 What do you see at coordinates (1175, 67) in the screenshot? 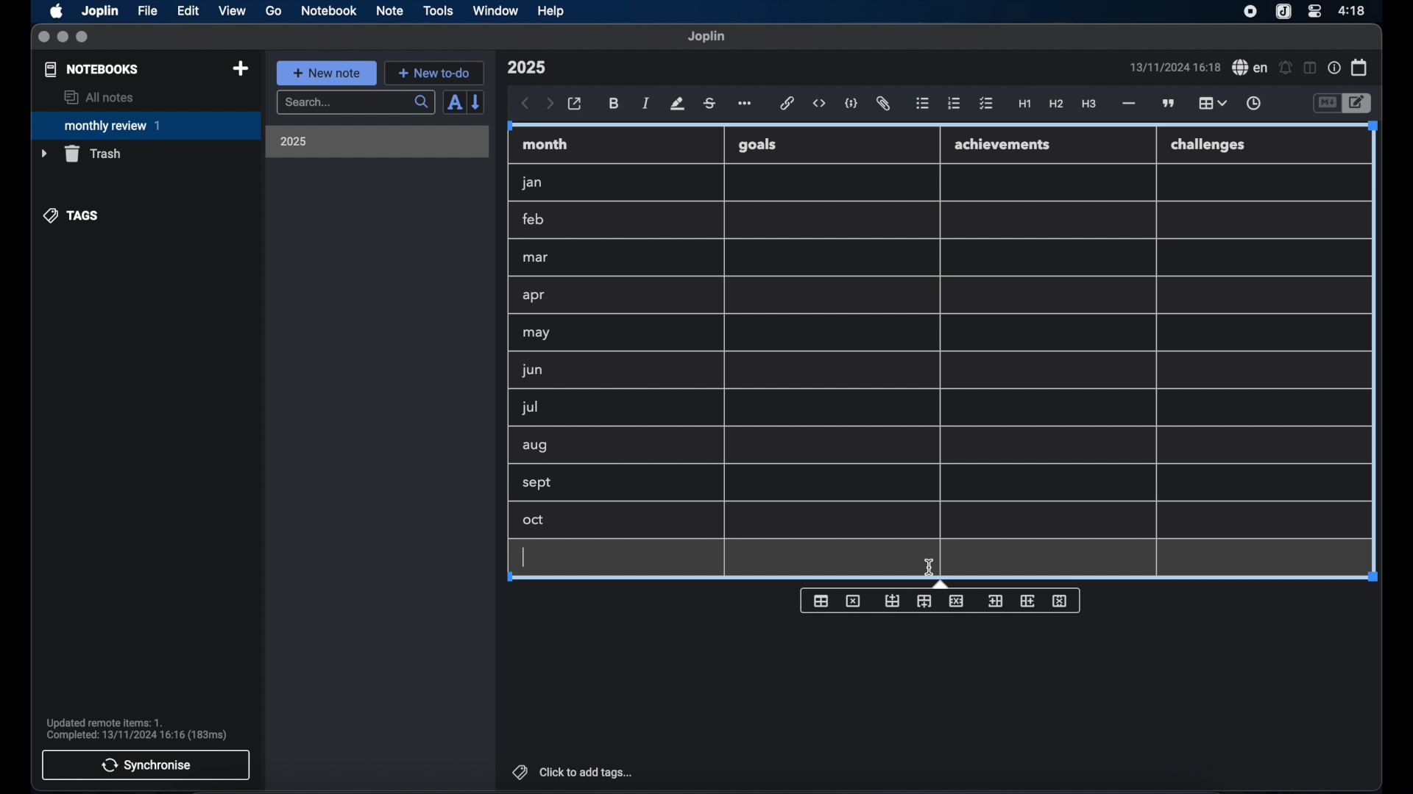
I see `date` at bounding box center [1175, 67].